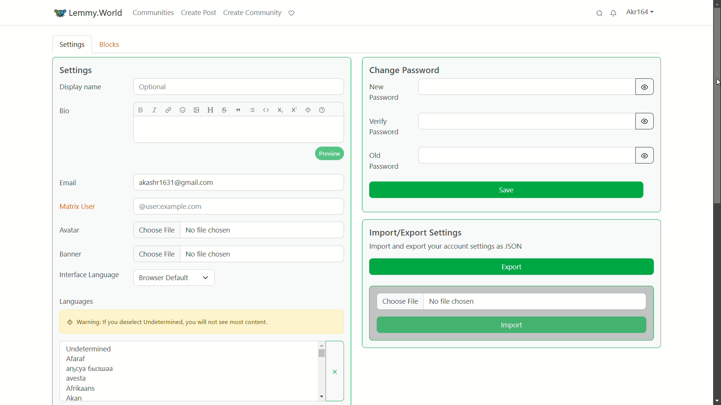 Image resolution: width=721 pixels, height=405 pixels. I want to click on image, so click(196, 110).